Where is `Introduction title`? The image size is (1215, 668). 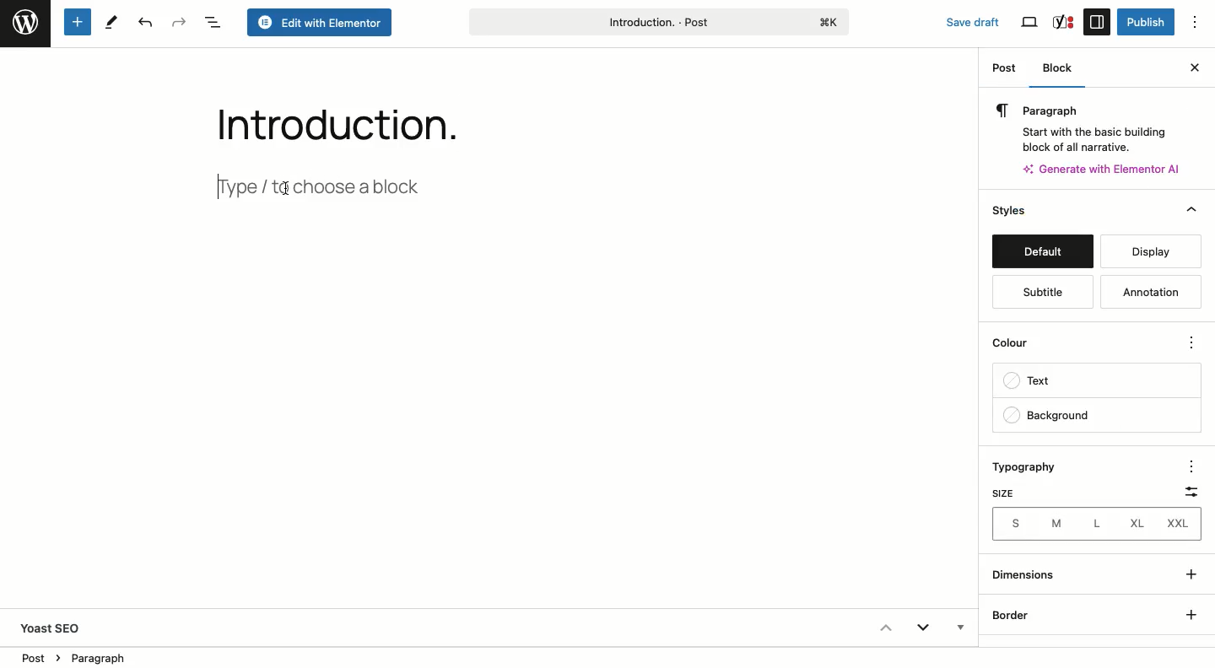 Introduction title is located at coordinates (658, 20).